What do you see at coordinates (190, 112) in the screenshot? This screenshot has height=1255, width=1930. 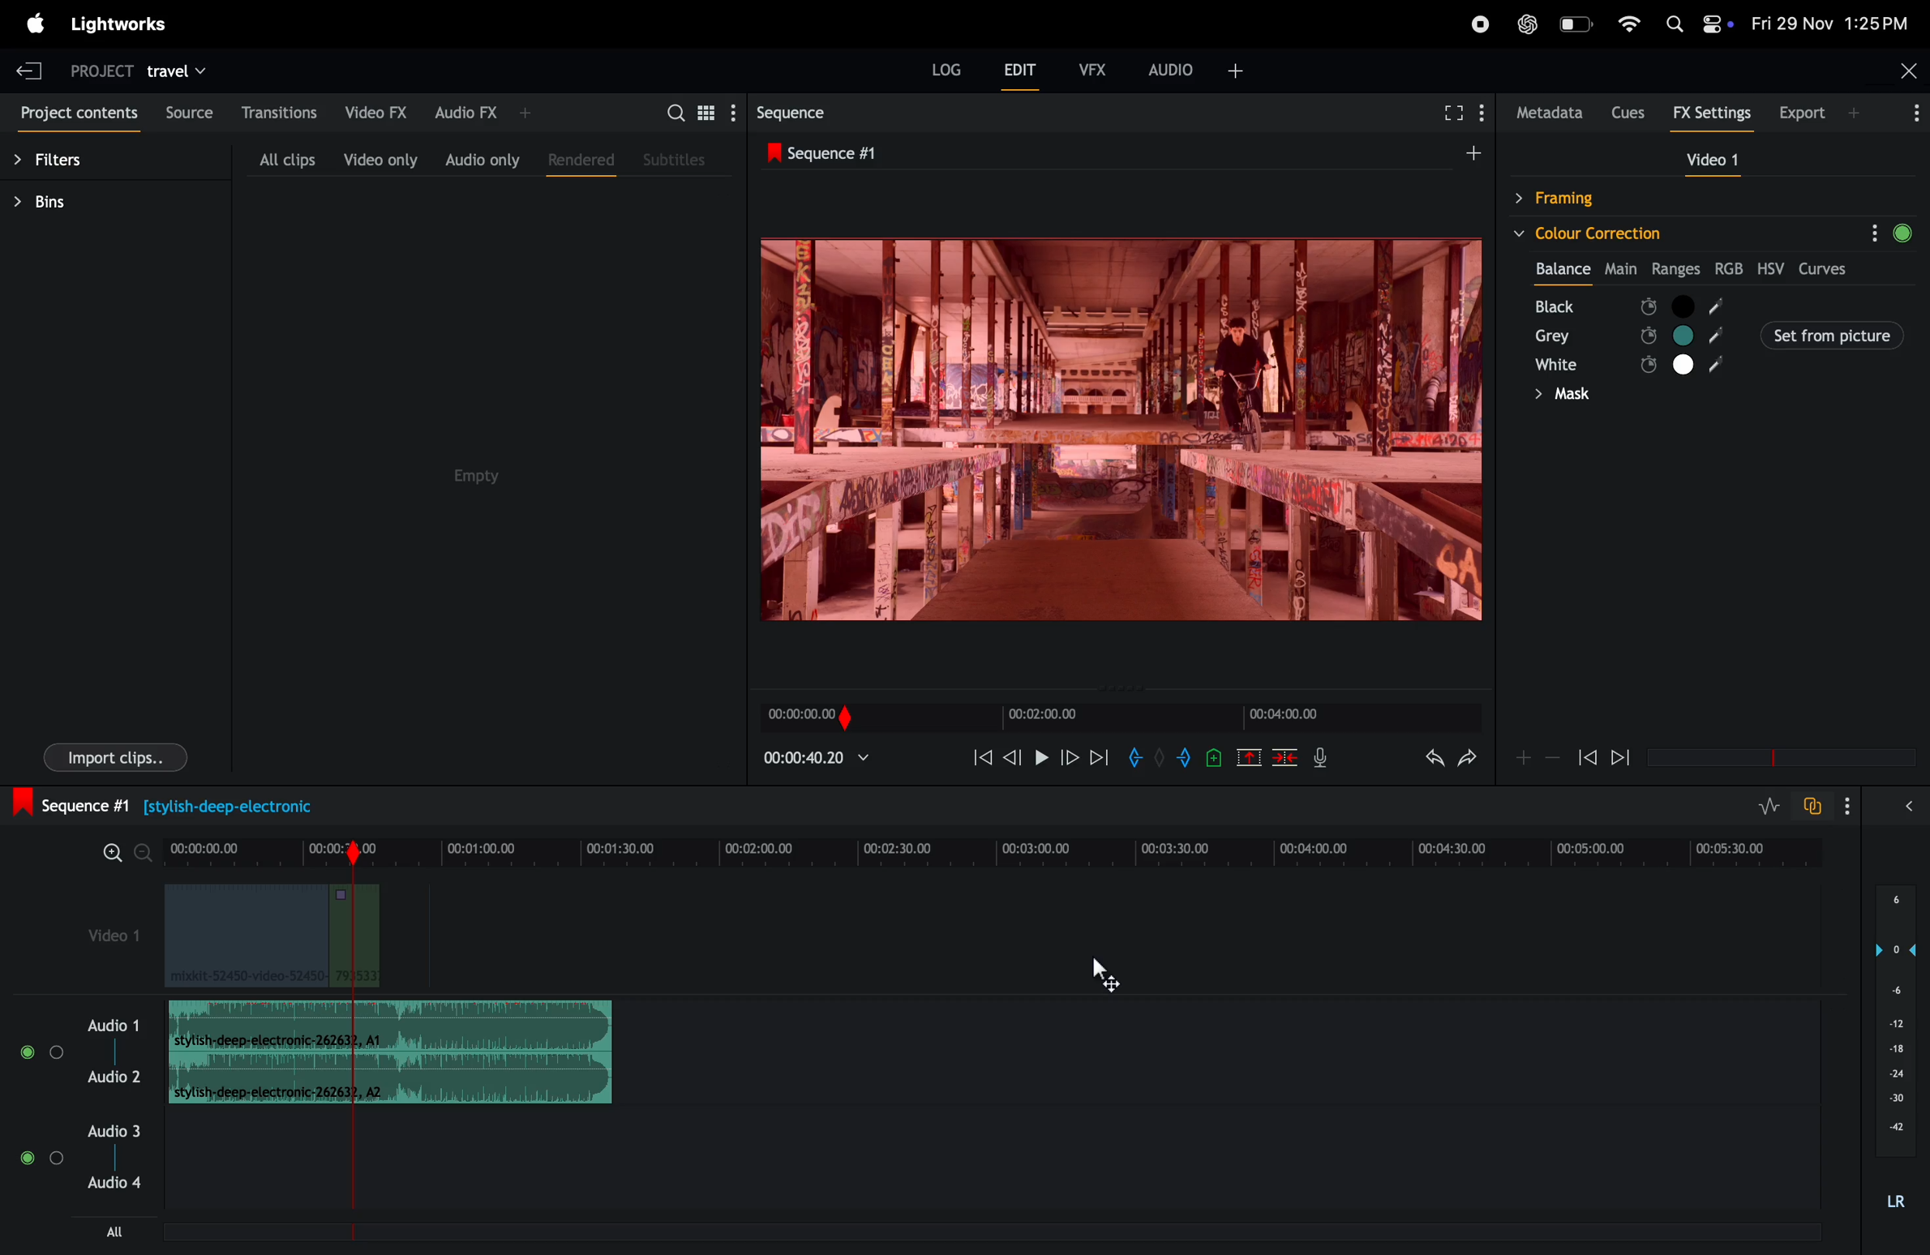 I see `source` at bounding box center [190, 112].